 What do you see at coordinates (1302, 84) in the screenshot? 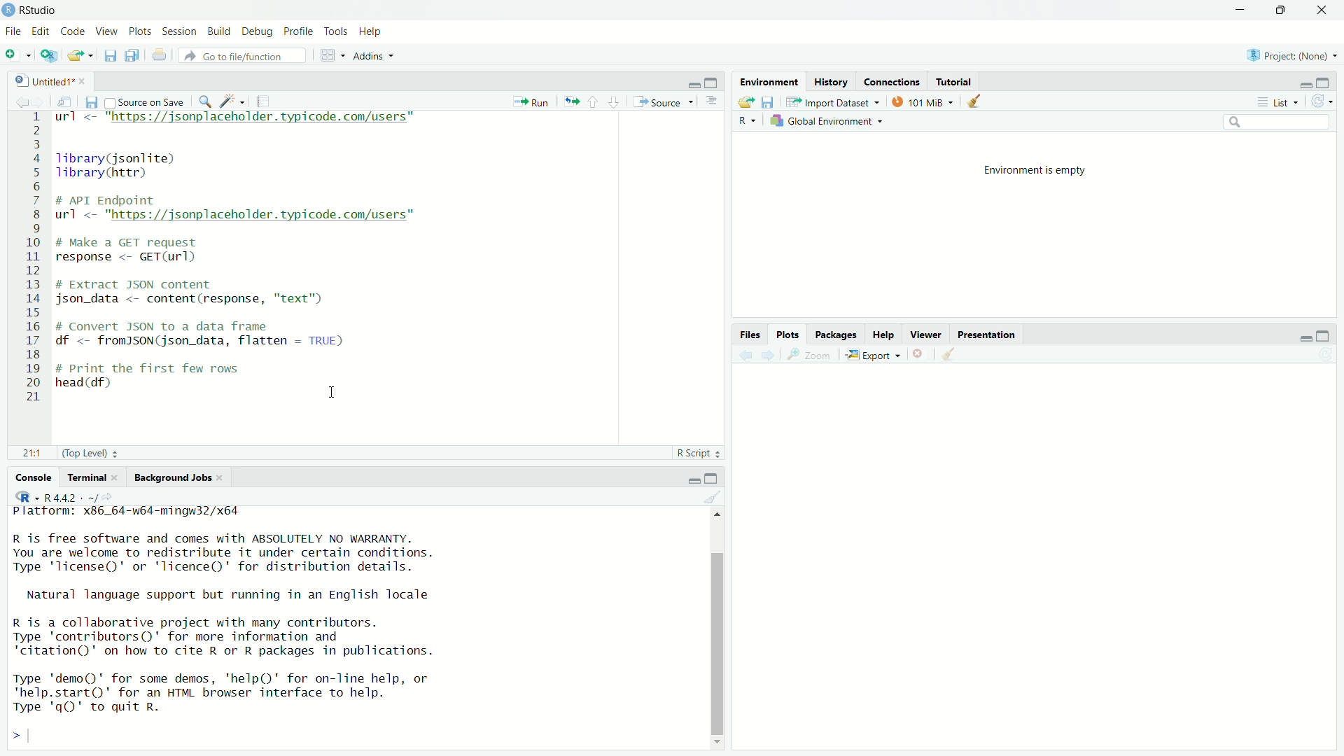
I see `Minimize` at bounding box center [1302, 84].